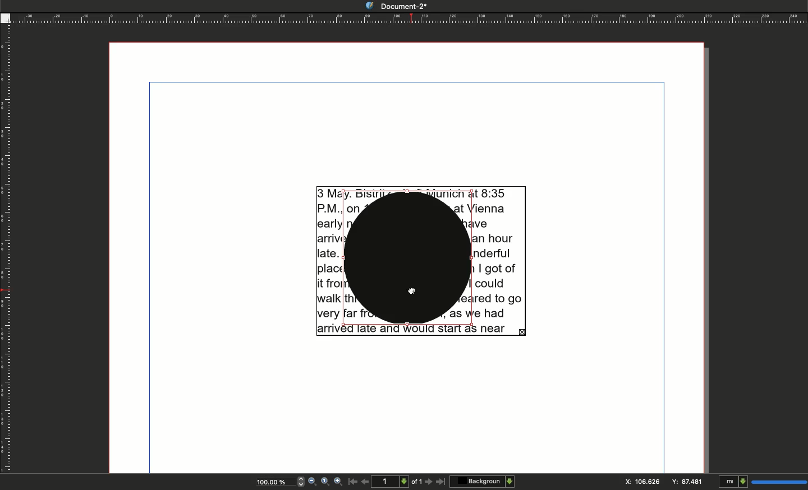  Describe the element at coordinates (408, 17) in the screenshot. I see `Ruler` at that location.